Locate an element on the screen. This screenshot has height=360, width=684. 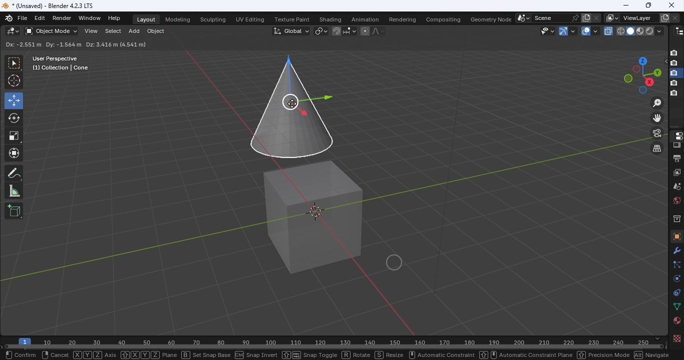
shading is located at coordinates (658, 30).